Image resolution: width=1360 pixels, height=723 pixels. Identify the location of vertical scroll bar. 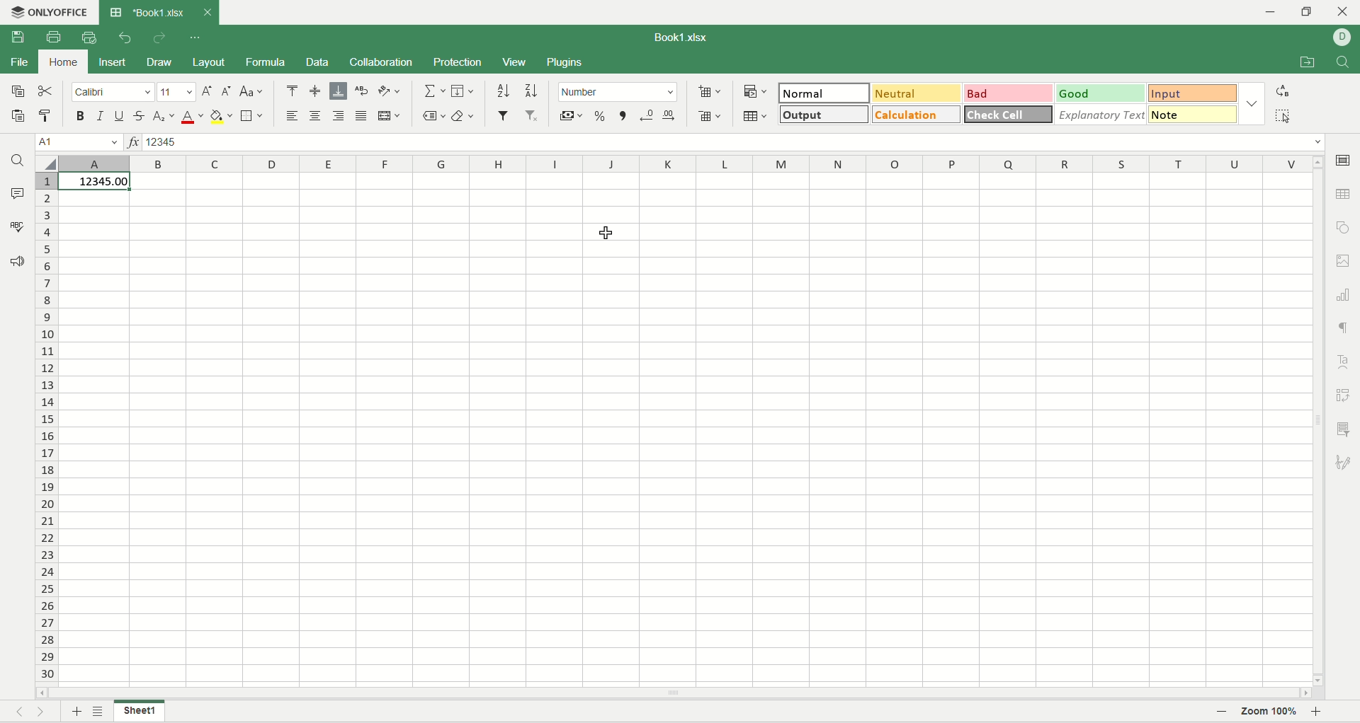
(1320, 421).